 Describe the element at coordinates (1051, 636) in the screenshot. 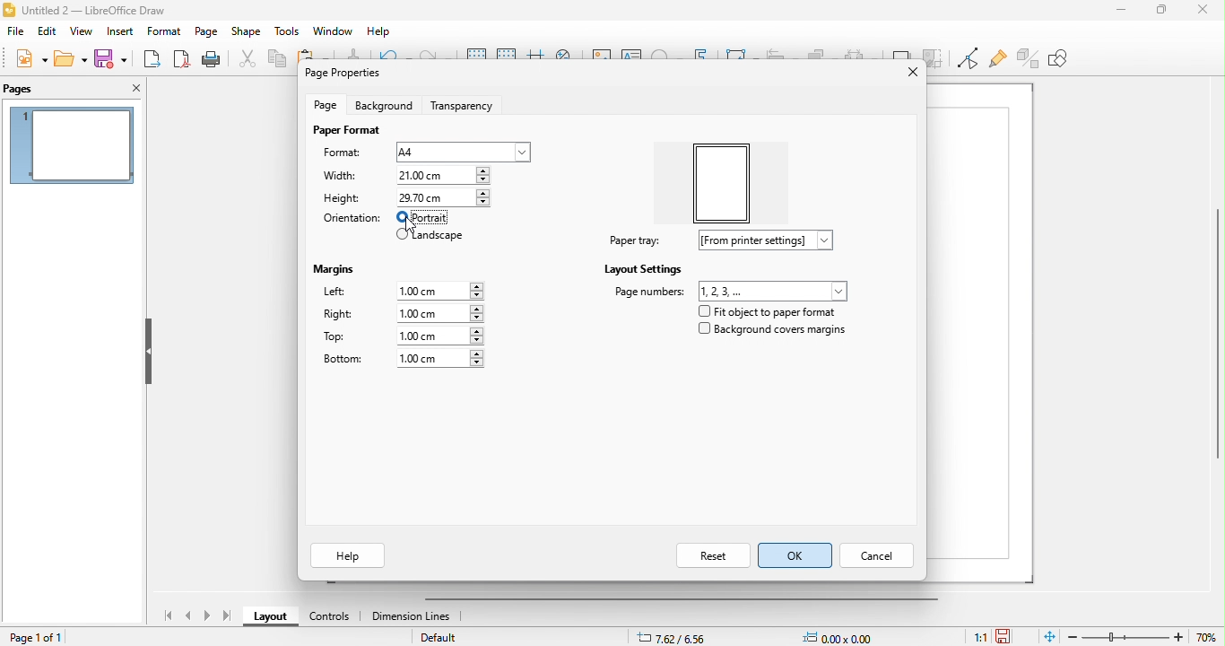

I see `fit page to current window` at that location.